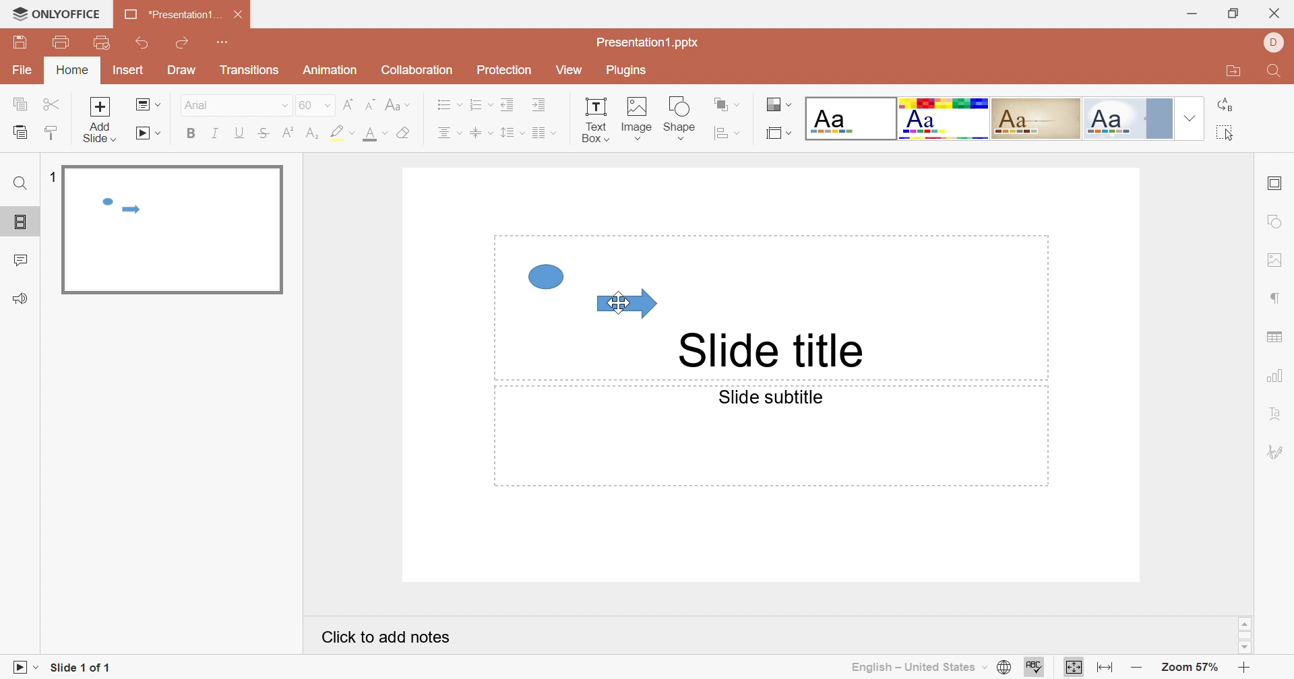 The width and height of the screenshot is (1294, 679). I want to click on Slide title, so click(765, 348).